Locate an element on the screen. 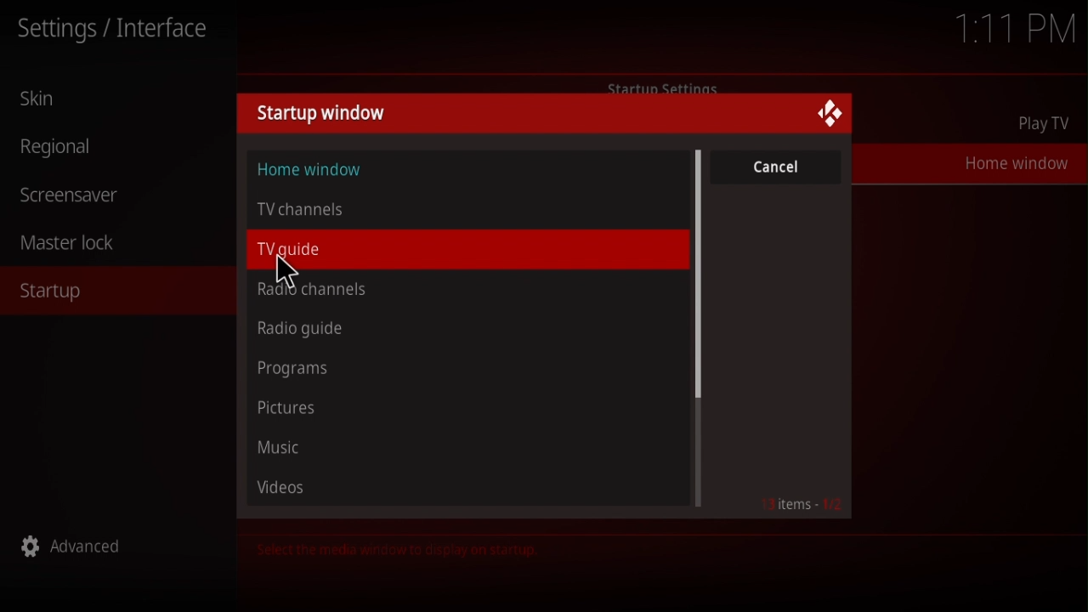 The width and height of the screenshot is (1088, 612). settings is located at coordinates (117, 31).